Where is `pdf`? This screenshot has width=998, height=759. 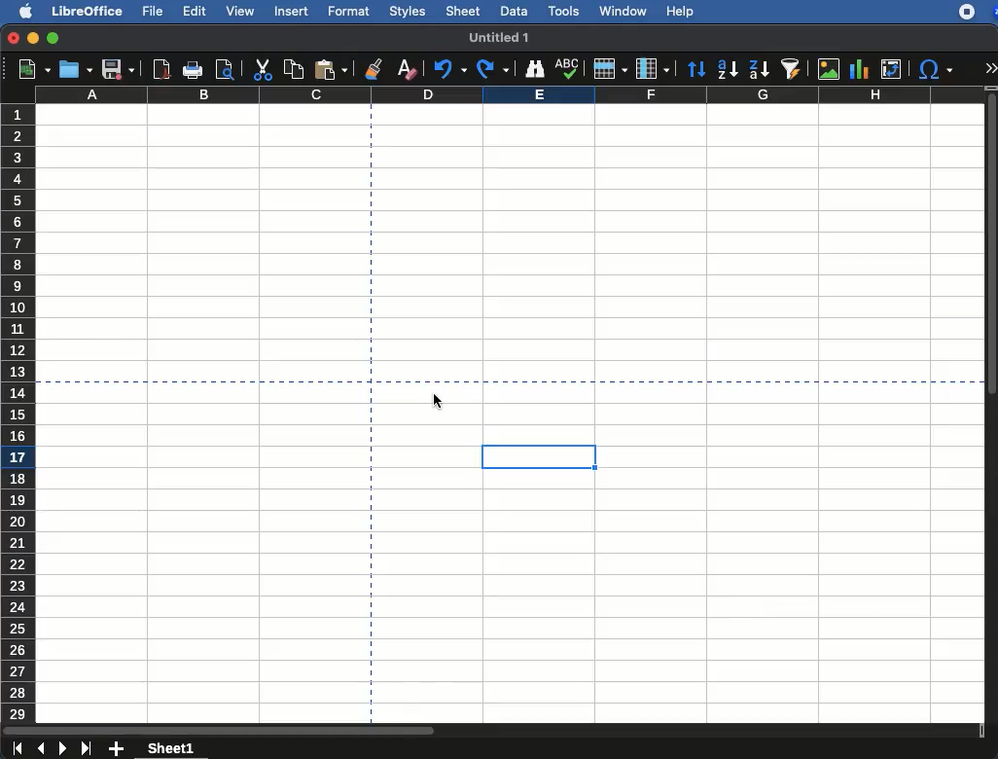 pdf is located at coordinates (161, 69).